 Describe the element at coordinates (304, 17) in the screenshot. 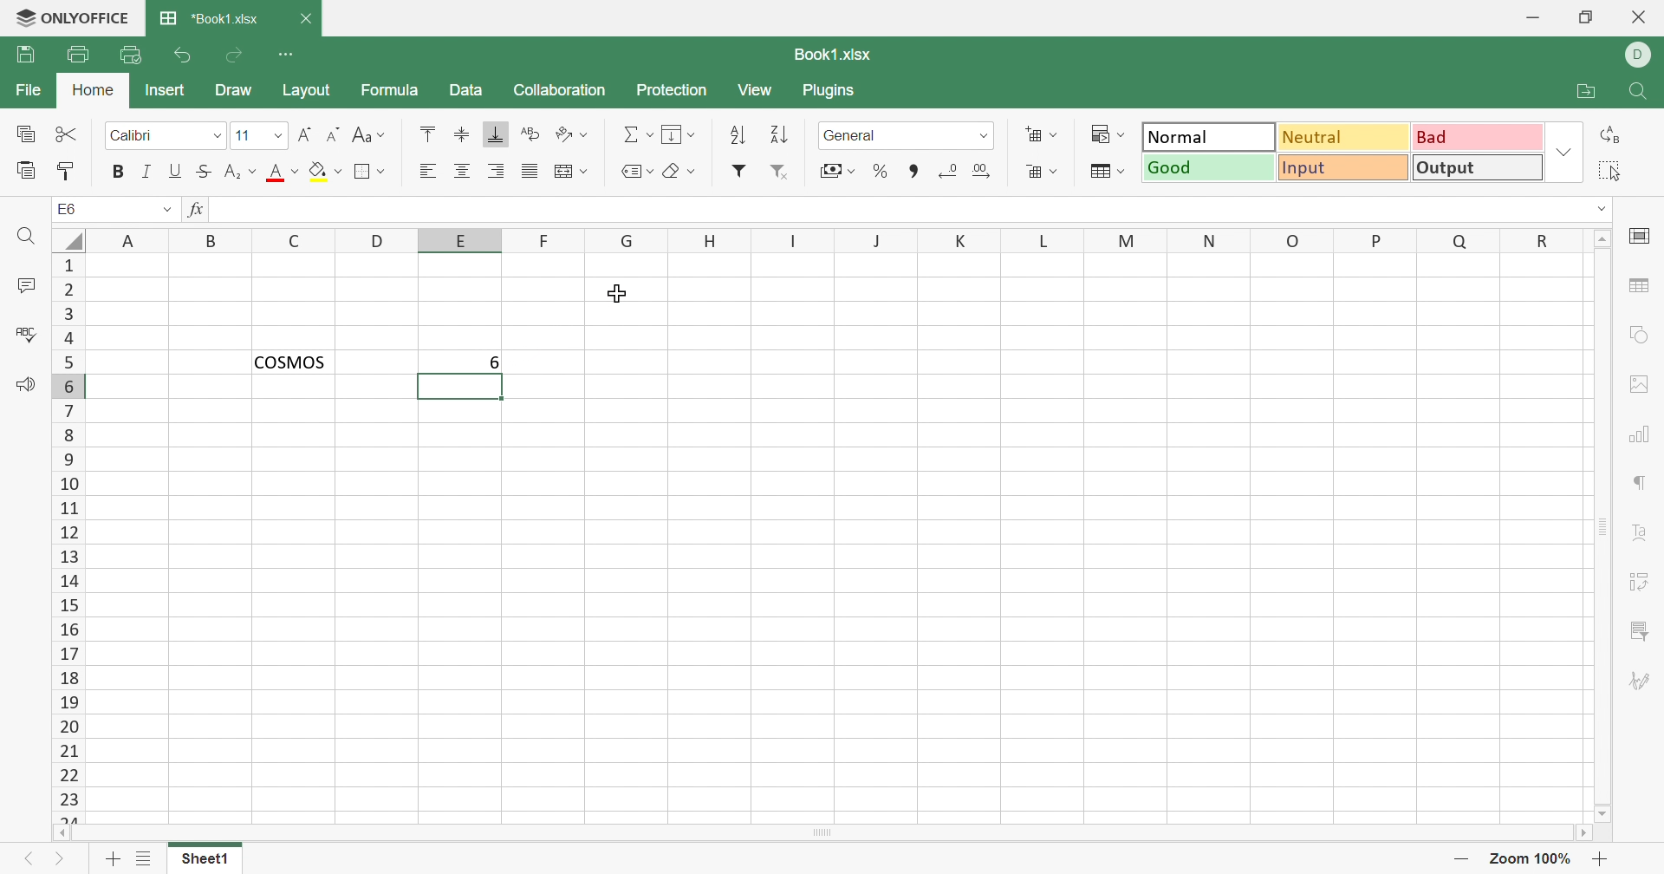

I see `Close` at that location.